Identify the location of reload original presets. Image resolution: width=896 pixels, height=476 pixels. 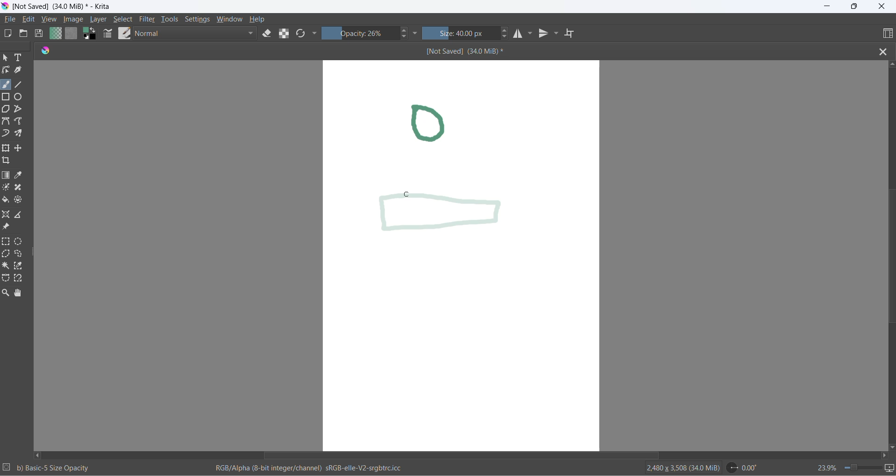
(301, 33).